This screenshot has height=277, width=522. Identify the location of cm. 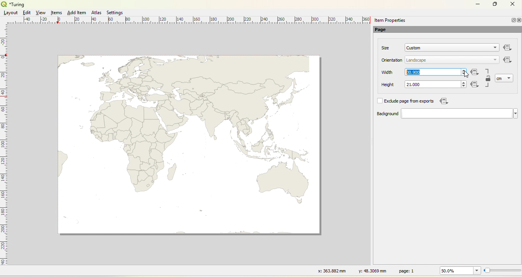
(500, 78).